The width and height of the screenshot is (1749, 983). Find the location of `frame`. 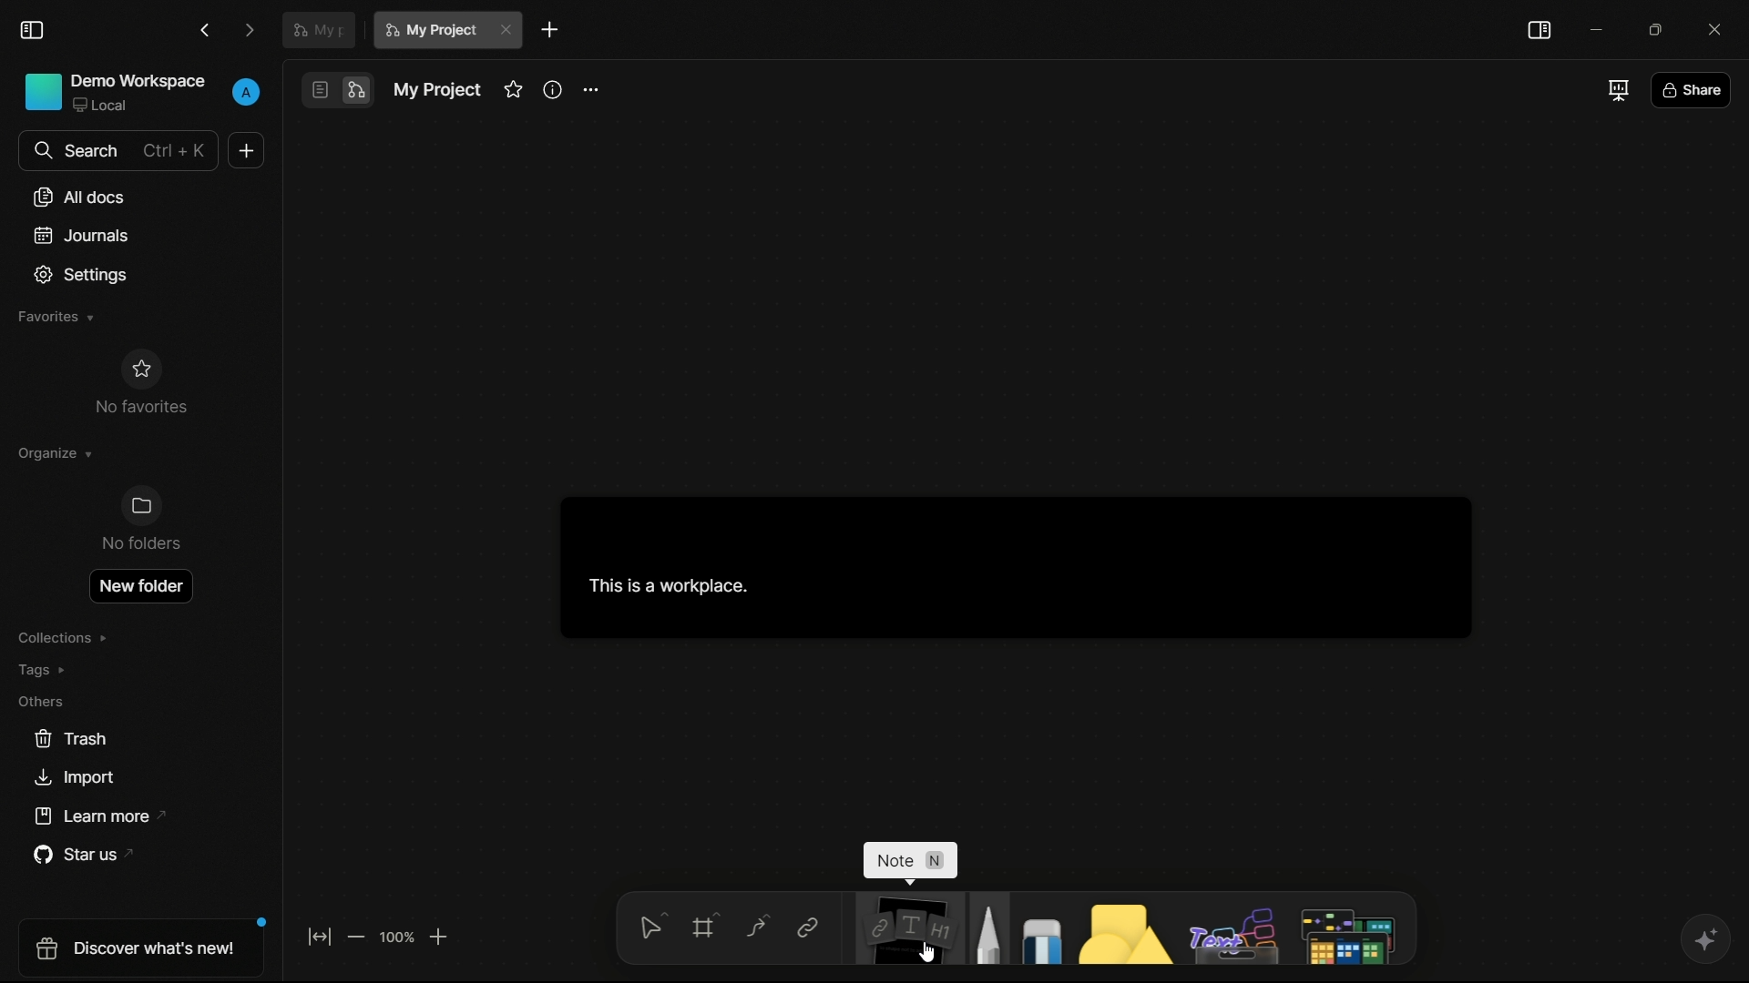

frame is located at coordinates (701, 930).